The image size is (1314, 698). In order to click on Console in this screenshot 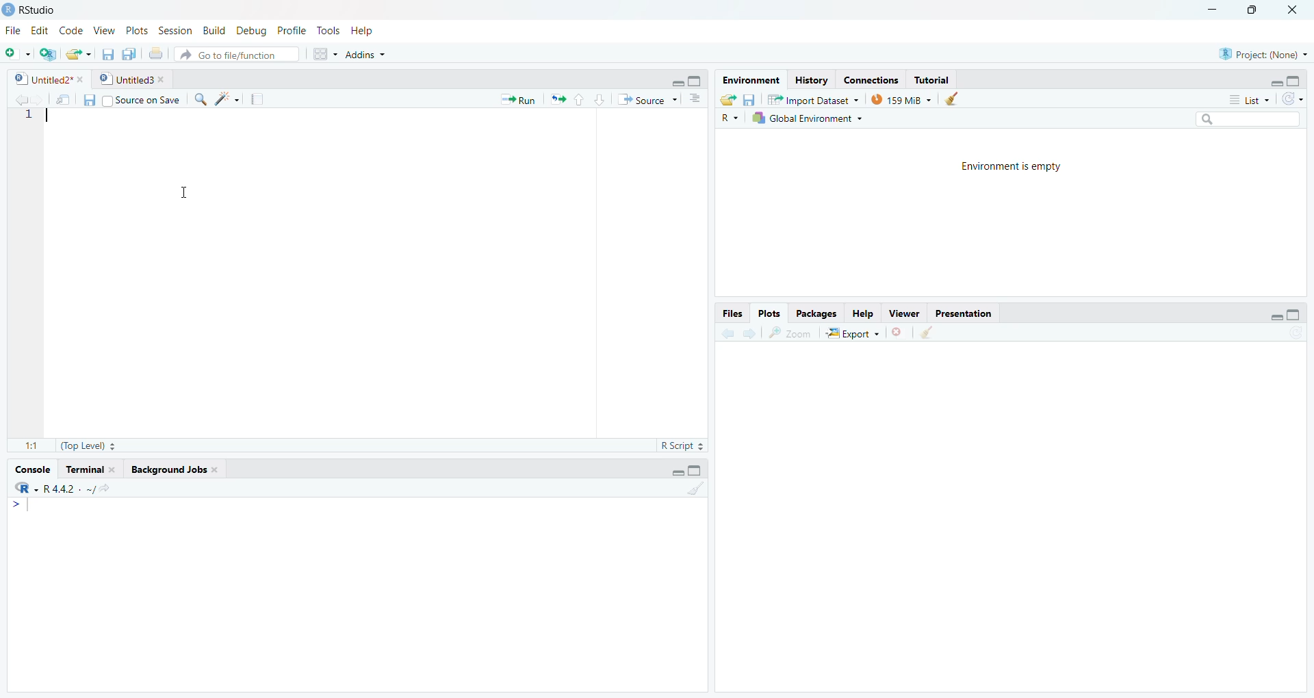, I will do `click(32, 469)`.